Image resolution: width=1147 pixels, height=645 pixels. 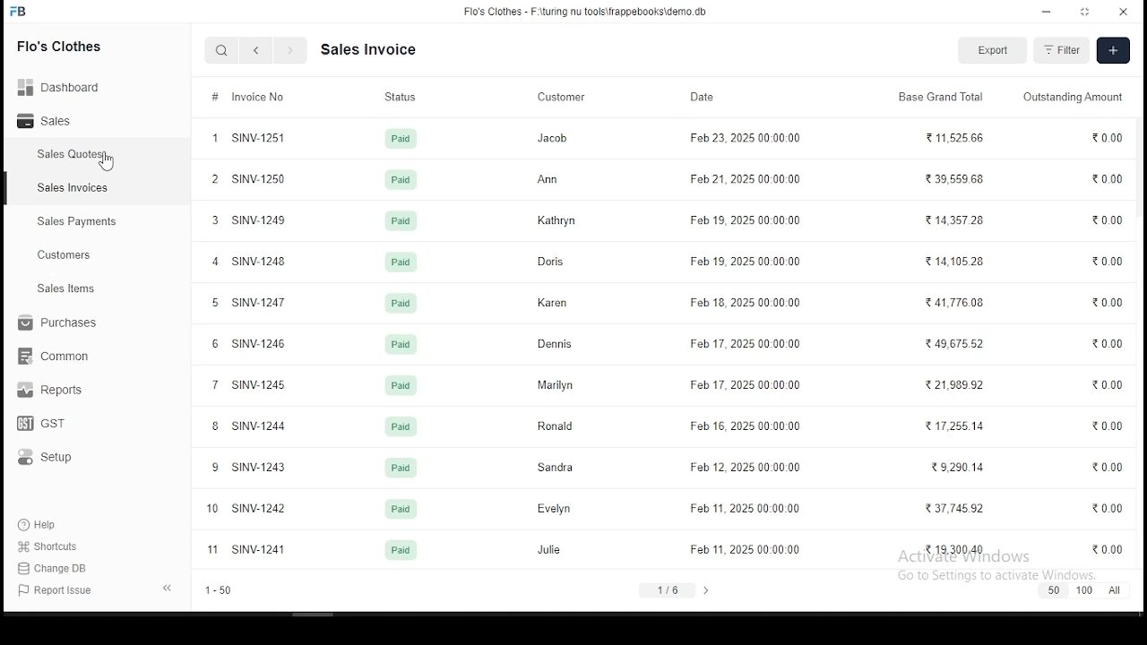 What do you see at coordinates (252, 261) in the screenshot?
I see `4 SINV-1248` at bounding box center [252, 261].